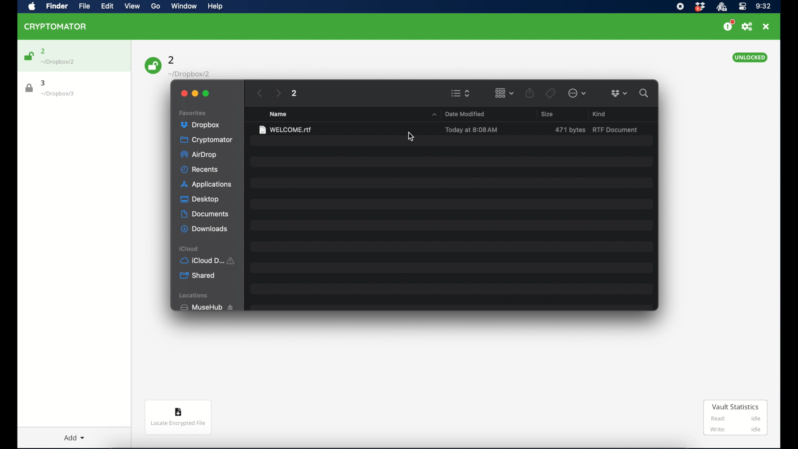  What do you see at coordinates (77, 437) in the screenshot?
I see `Add dropdown` at bounding box center [77, 437].